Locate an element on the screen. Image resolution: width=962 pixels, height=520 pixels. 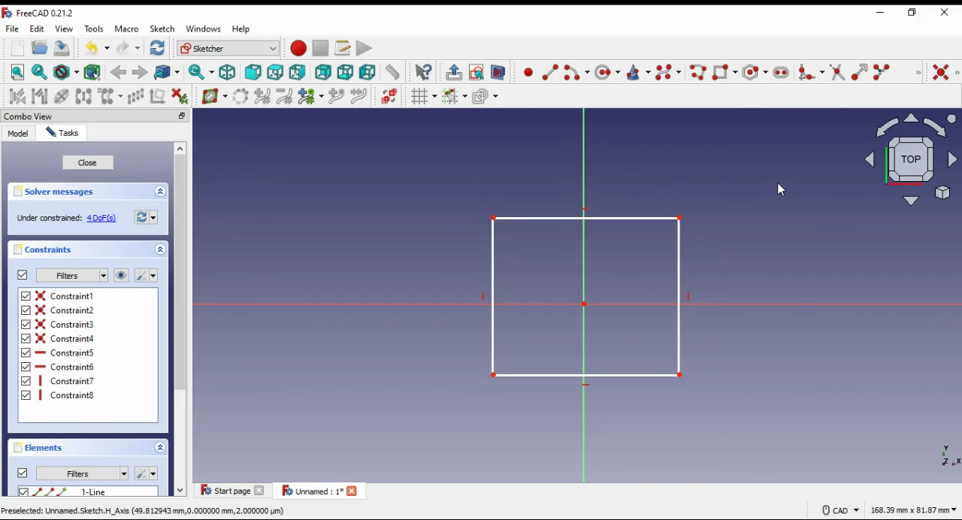
modify knot multiplicity is located at coordinates (310, 95).